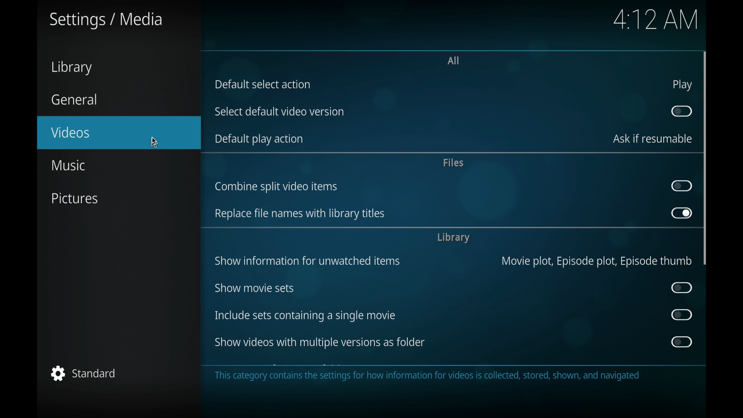 Image resolution: width=743 pixels, height=418 pixels. What do you see at coordinates (318, 343) in the screenshot?
I see `show videos with multiple versions as folders` at bounding box center [318, 343].